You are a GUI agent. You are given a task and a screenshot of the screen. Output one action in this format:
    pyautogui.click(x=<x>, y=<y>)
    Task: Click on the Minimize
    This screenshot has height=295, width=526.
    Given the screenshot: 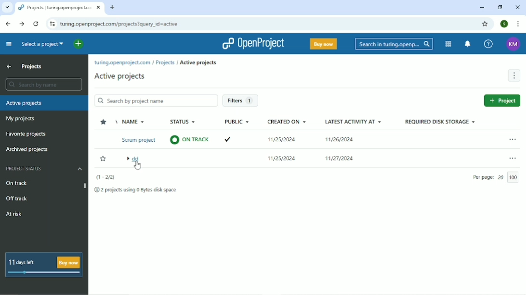 What is the action you would take?
    pyautogui.click(x=482, y=7)
    